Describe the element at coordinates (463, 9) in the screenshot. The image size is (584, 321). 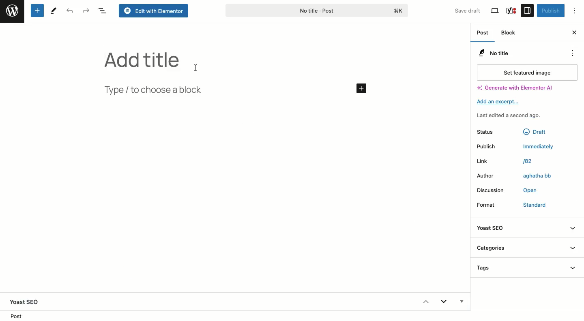
I see `Save draft` at that location.